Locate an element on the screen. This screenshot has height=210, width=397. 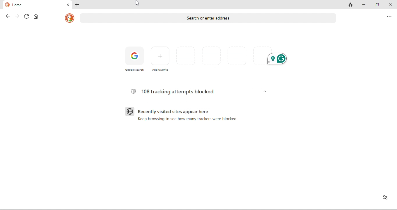
recently visited sites appear here is located at coordinates (188, 111).